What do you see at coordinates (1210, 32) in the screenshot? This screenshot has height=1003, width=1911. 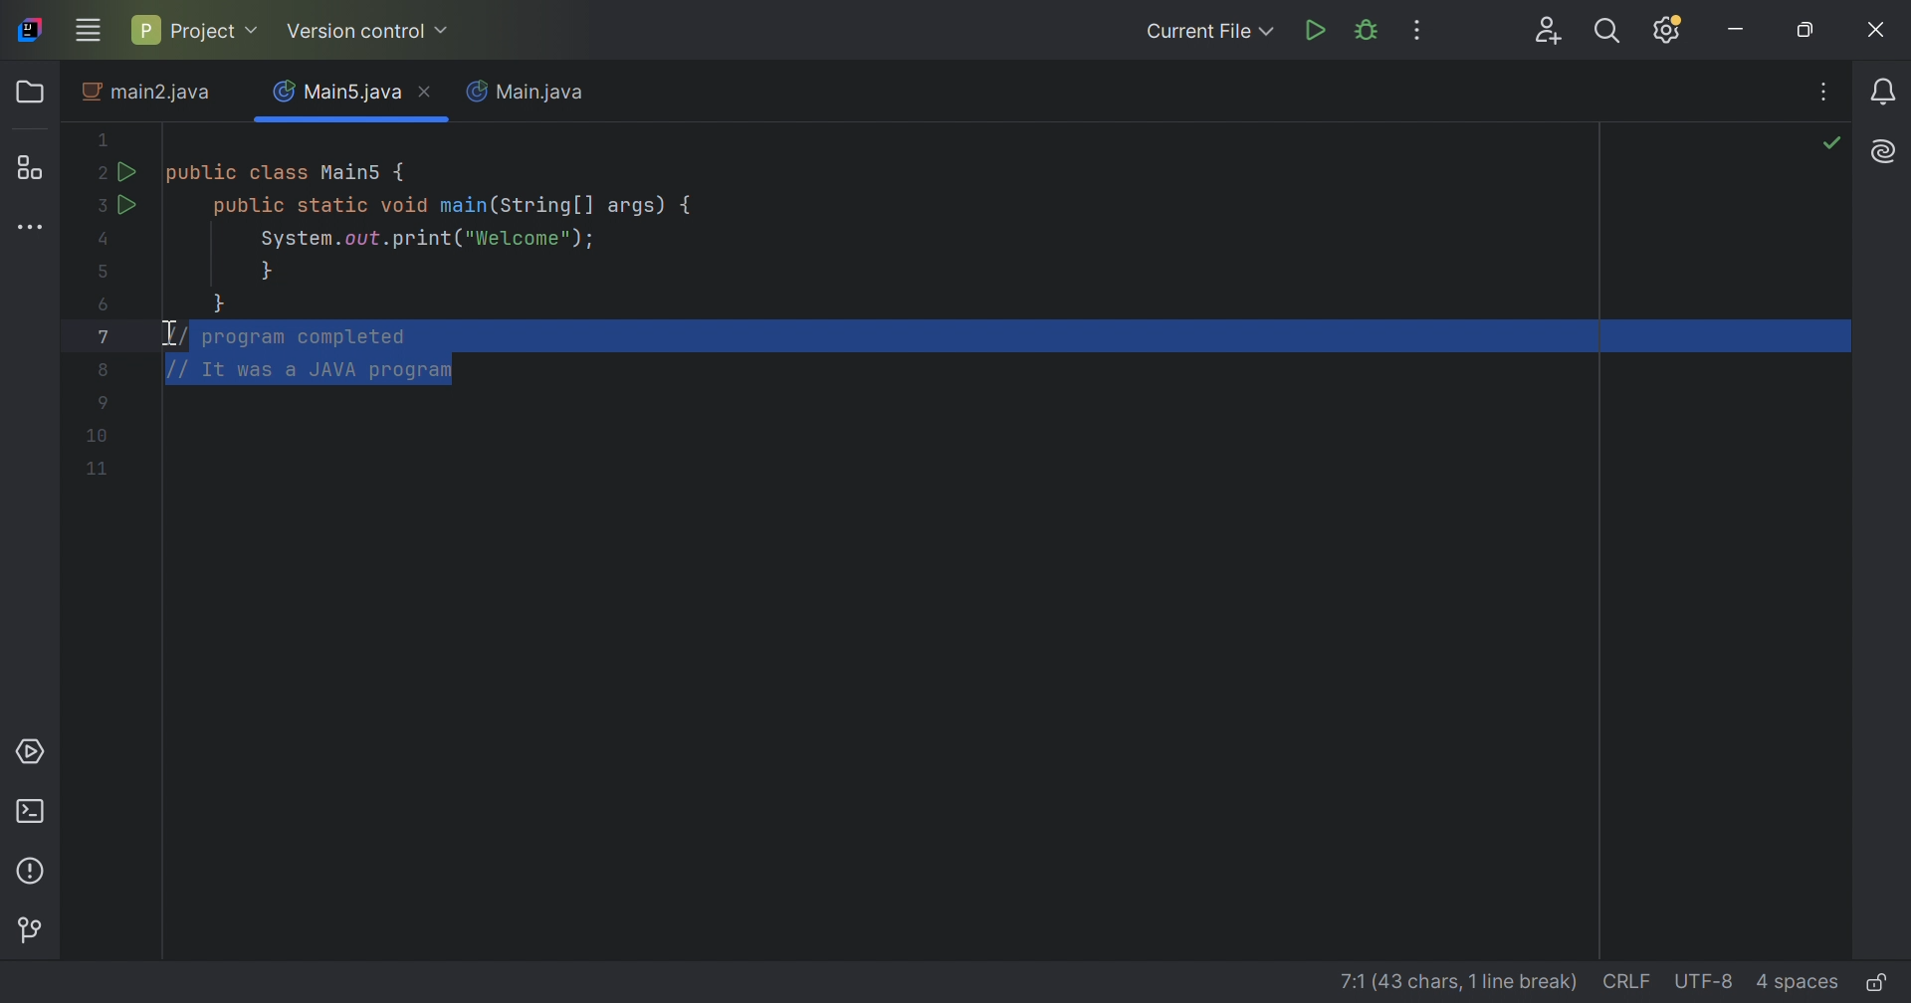 I see `Current File` at bounding box center [1210, 32].